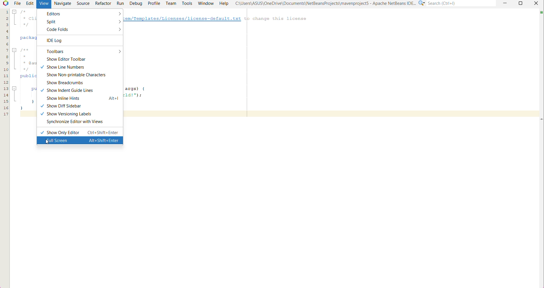 The image size is (544, 288). What do you see at coordinates (48, 141) in the screenshot?
I see `cursor` at bounding box center [48, 141].